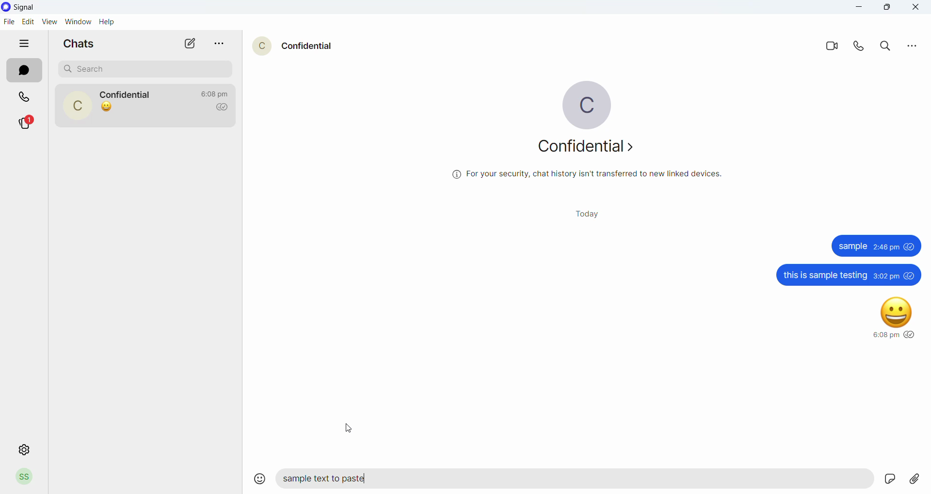 The height and width of the screenshot is (494, 931). What do you see at coordinates (28, 22) in the screenshot?
I see `edit` at bounding box center [28, 22].